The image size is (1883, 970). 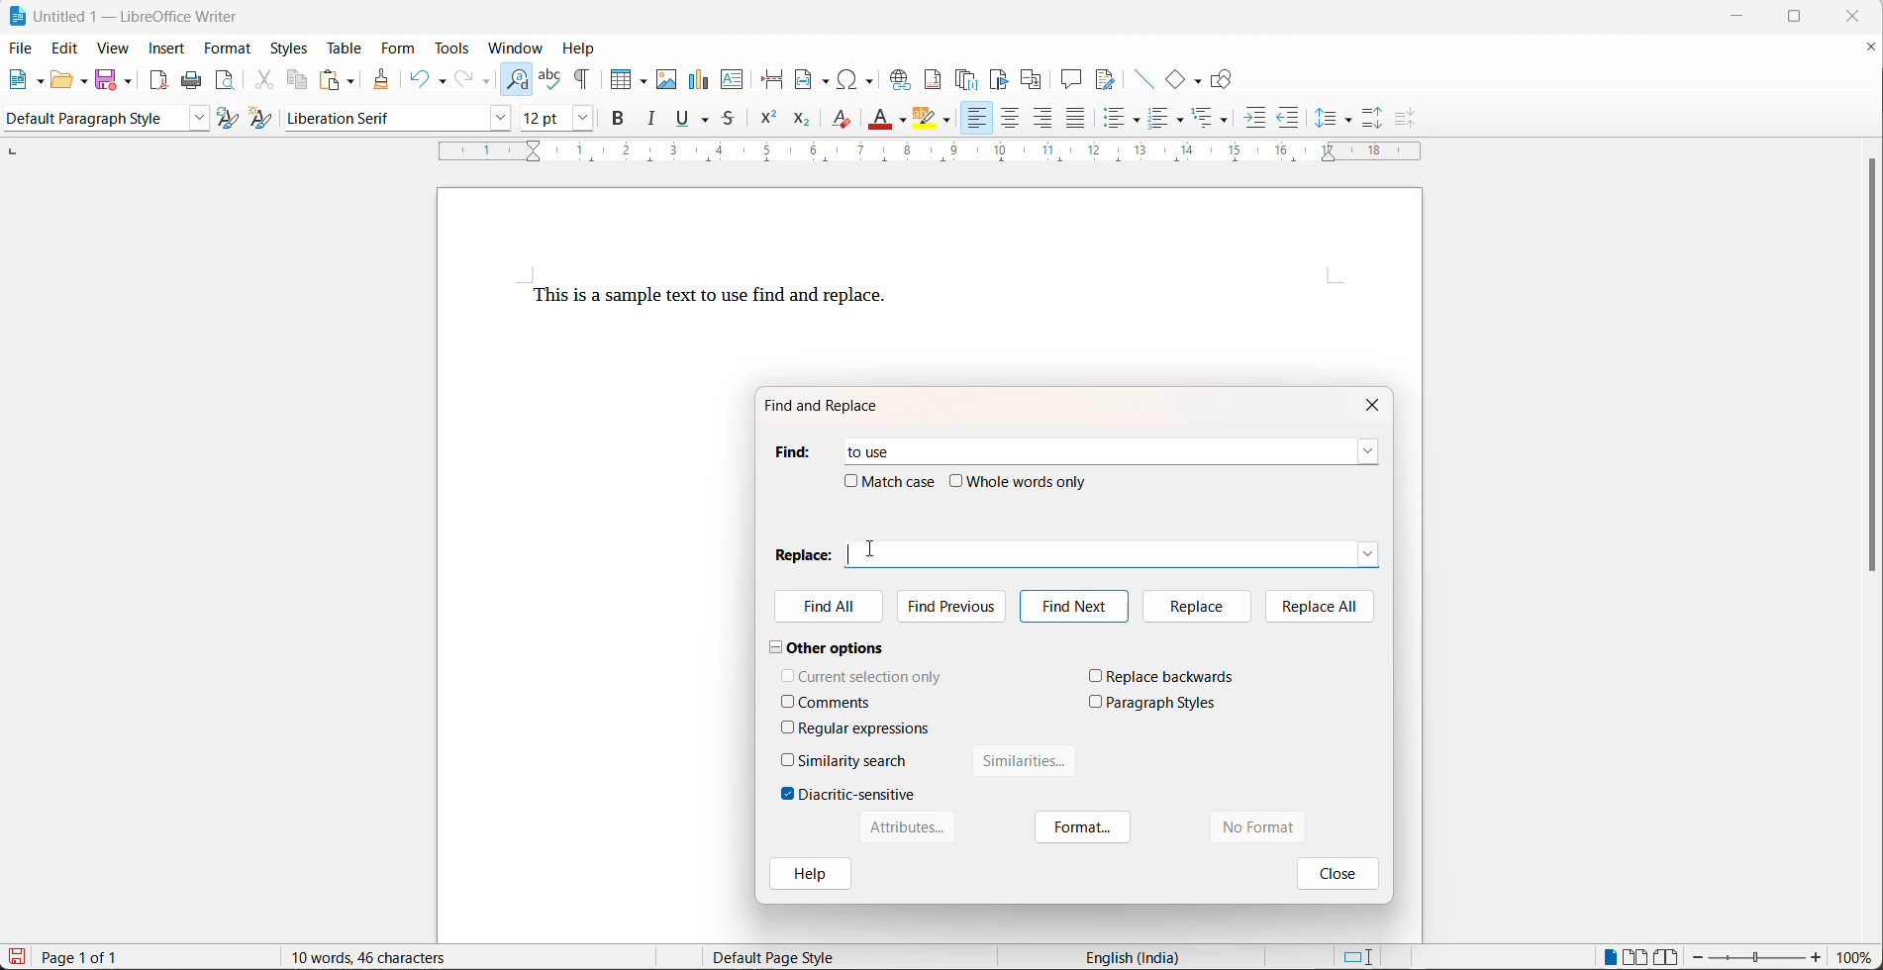 I want to click on toggle unordered list, so click(x=1119, y=122).